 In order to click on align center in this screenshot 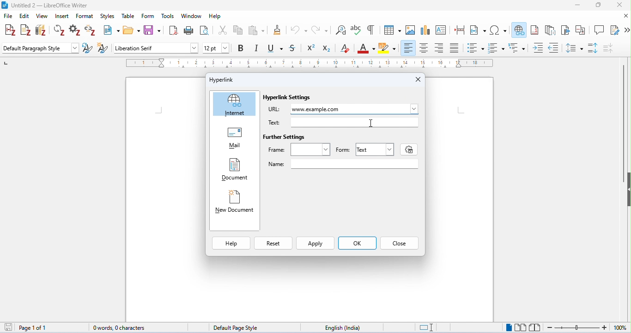, I will do `click(425, 48)`.